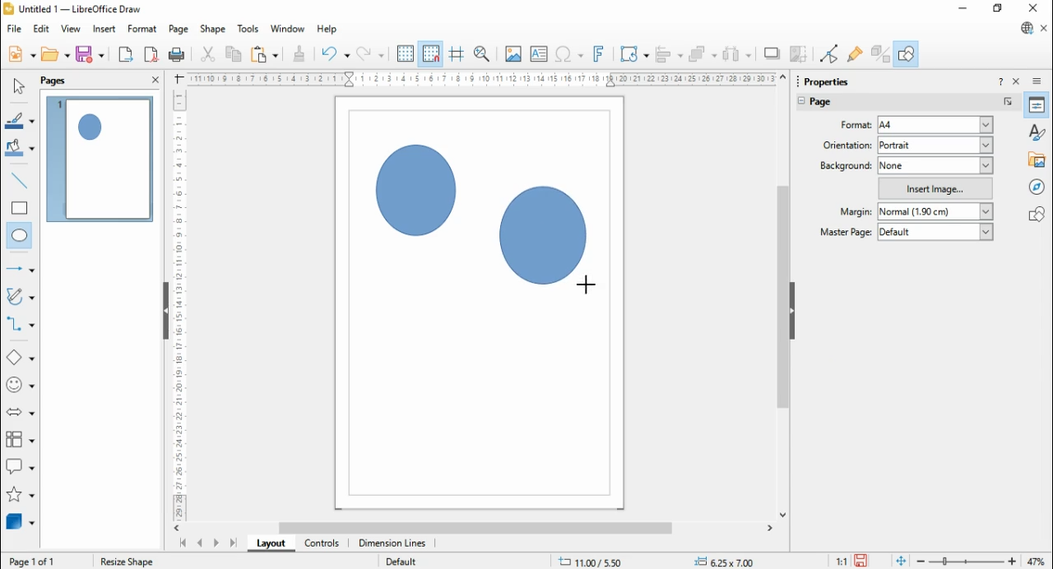 This screenshot has width=1053, height=569. I want to click on close document, so click(1045, 29).